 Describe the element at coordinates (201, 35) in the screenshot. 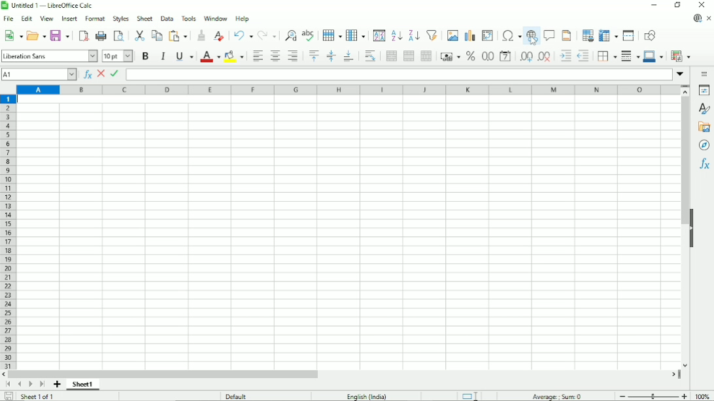

I see `Clone formatting` at that location.